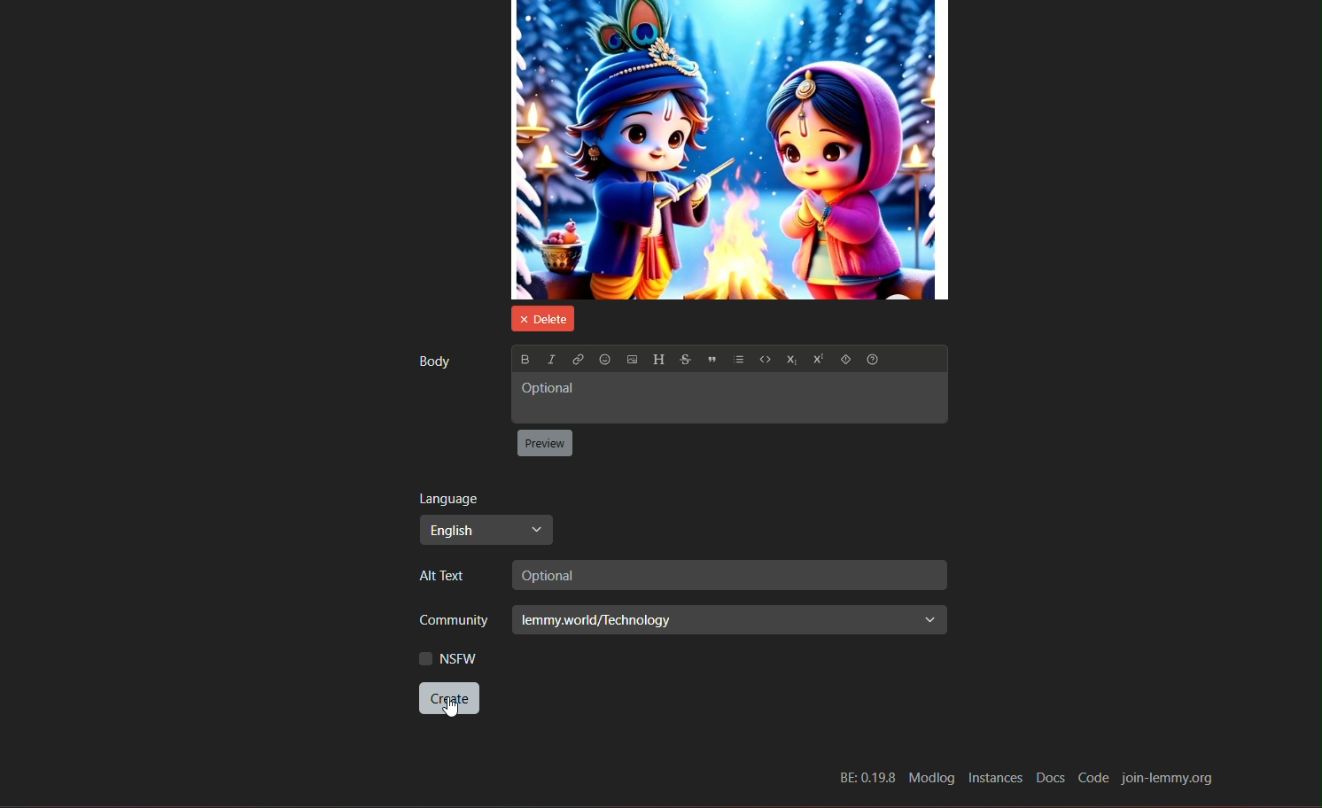 The image size is (1322, 808). What do you see at coordinates (727, 398) in the screenshot?
I see `Optional` at bounding box center [727, 398].